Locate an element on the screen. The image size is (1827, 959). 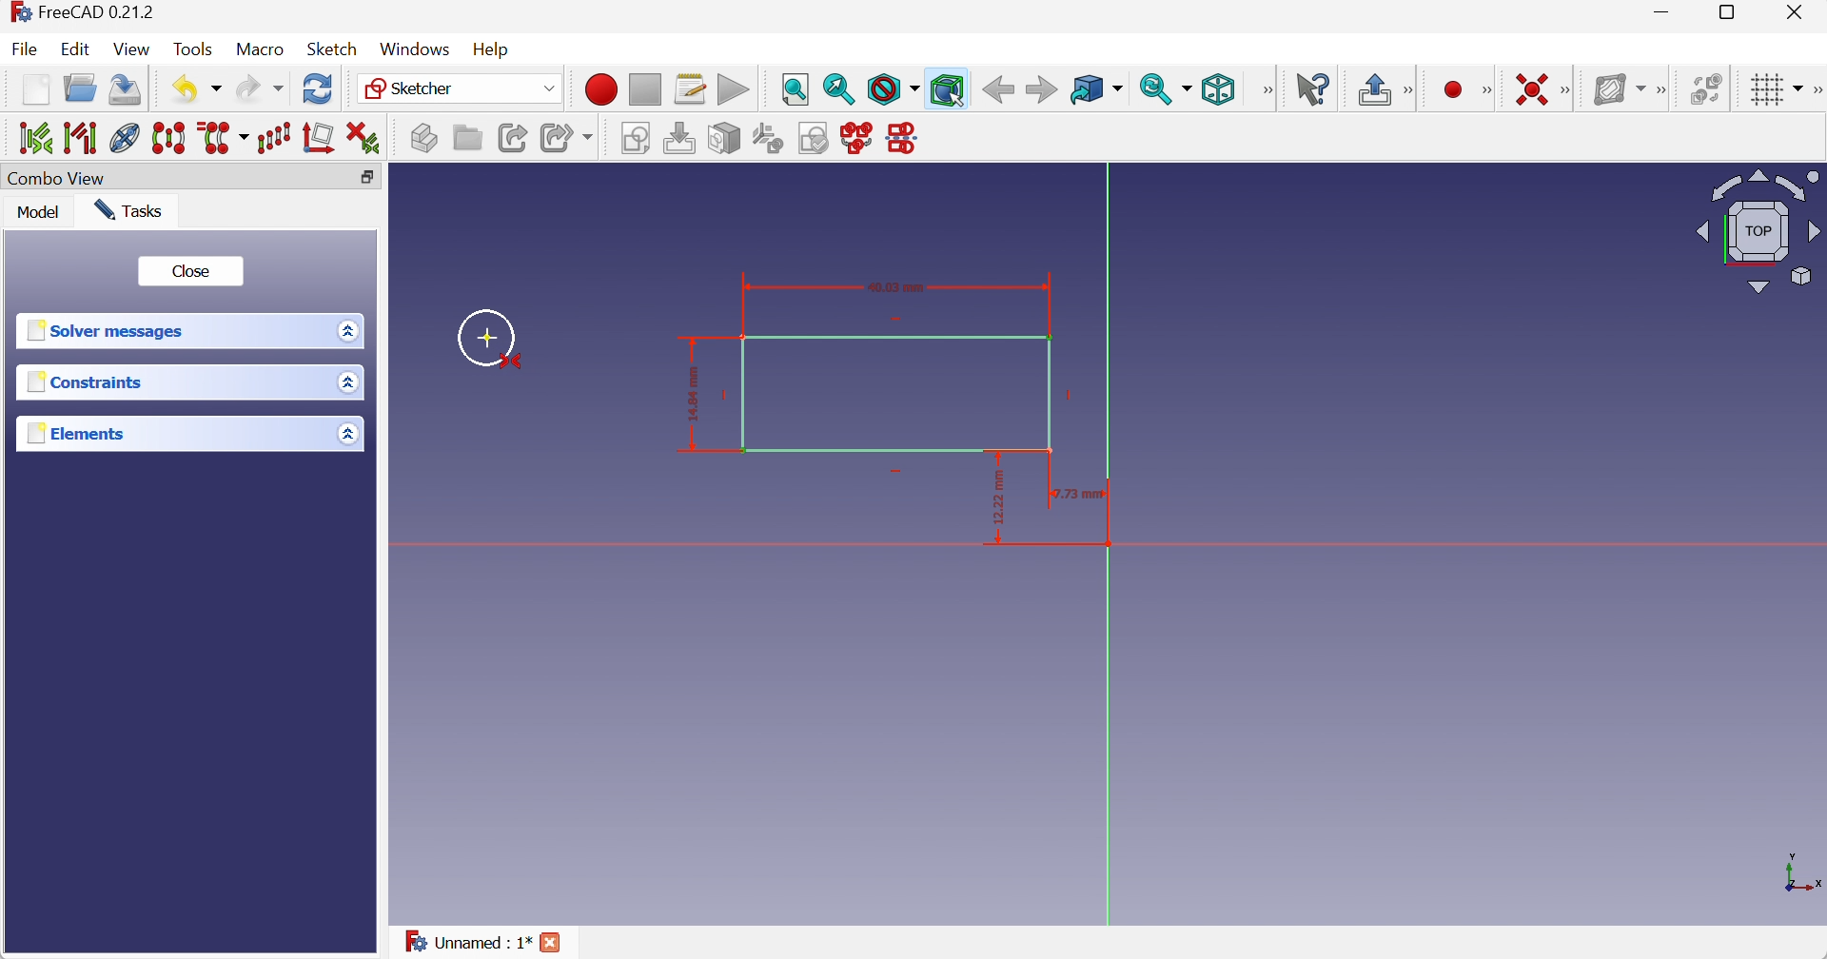
Sketcher is located at coordinates (463, 89).